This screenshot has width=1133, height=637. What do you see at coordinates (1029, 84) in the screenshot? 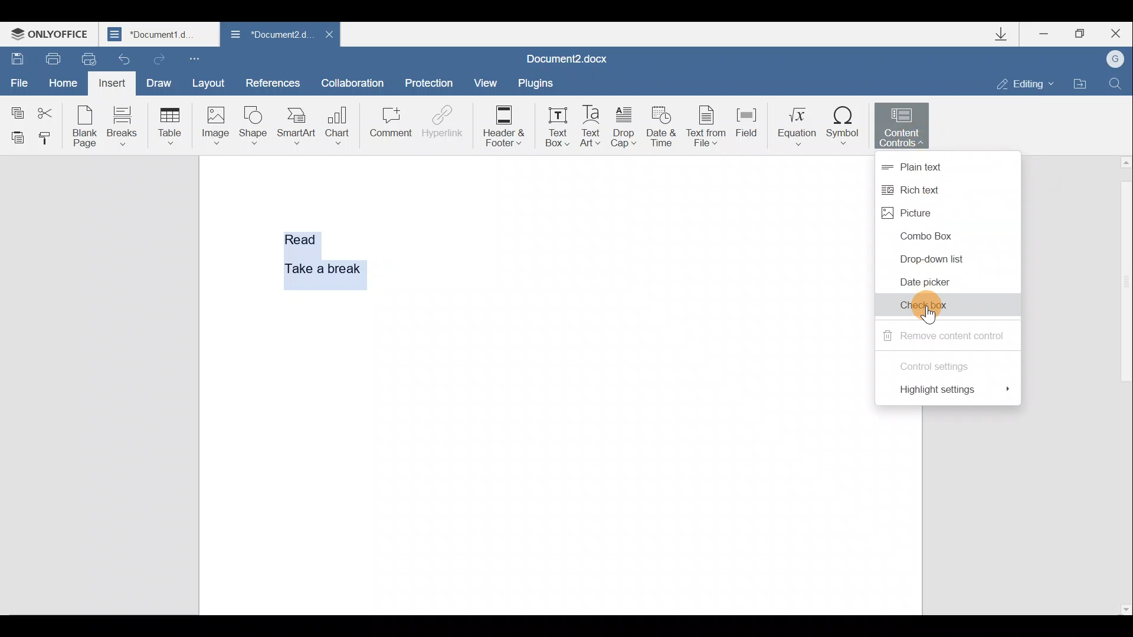
I see `Editing` at bounding box center [1029, 84].